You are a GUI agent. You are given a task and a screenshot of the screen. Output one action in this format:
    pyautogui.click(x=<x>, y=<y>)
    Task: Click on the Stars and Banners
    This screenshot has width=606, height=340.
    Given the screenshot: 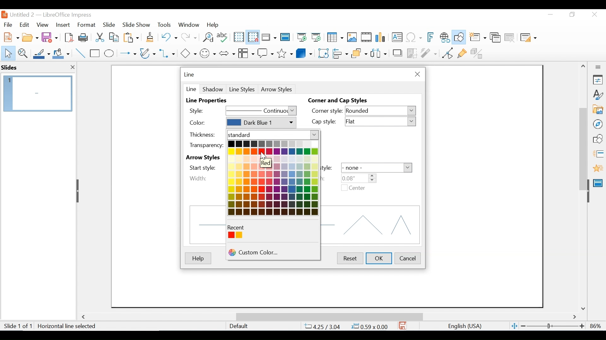 What is the action you would take?
    pyautogui.click(x=285, y=52)
    